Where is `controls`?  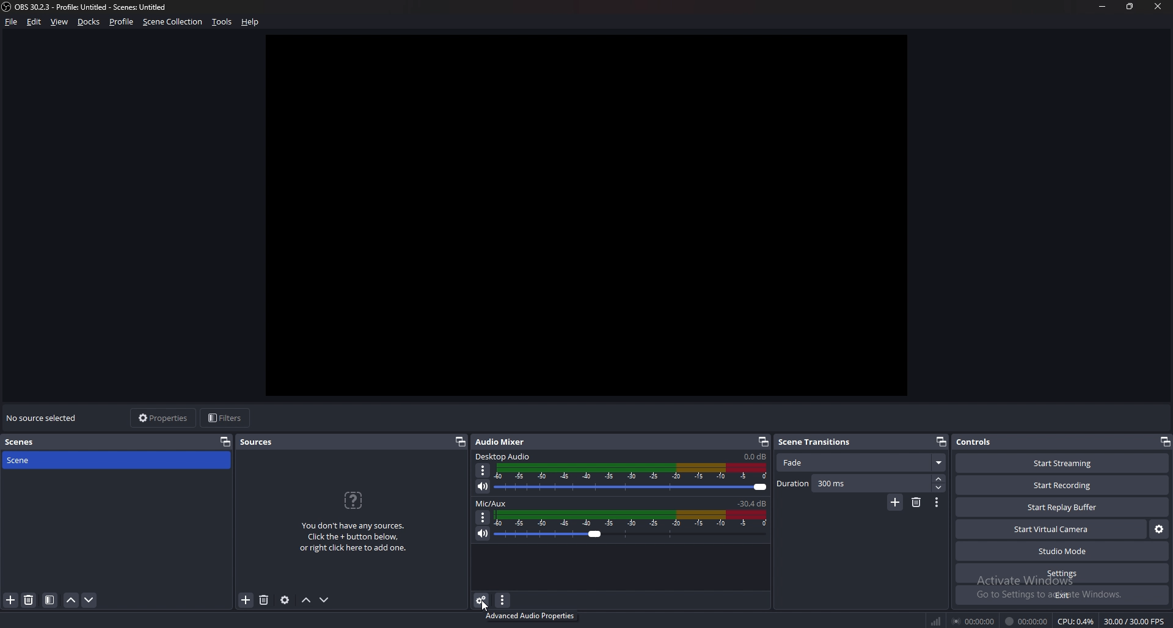 controls is located at coordinates (981, 442).